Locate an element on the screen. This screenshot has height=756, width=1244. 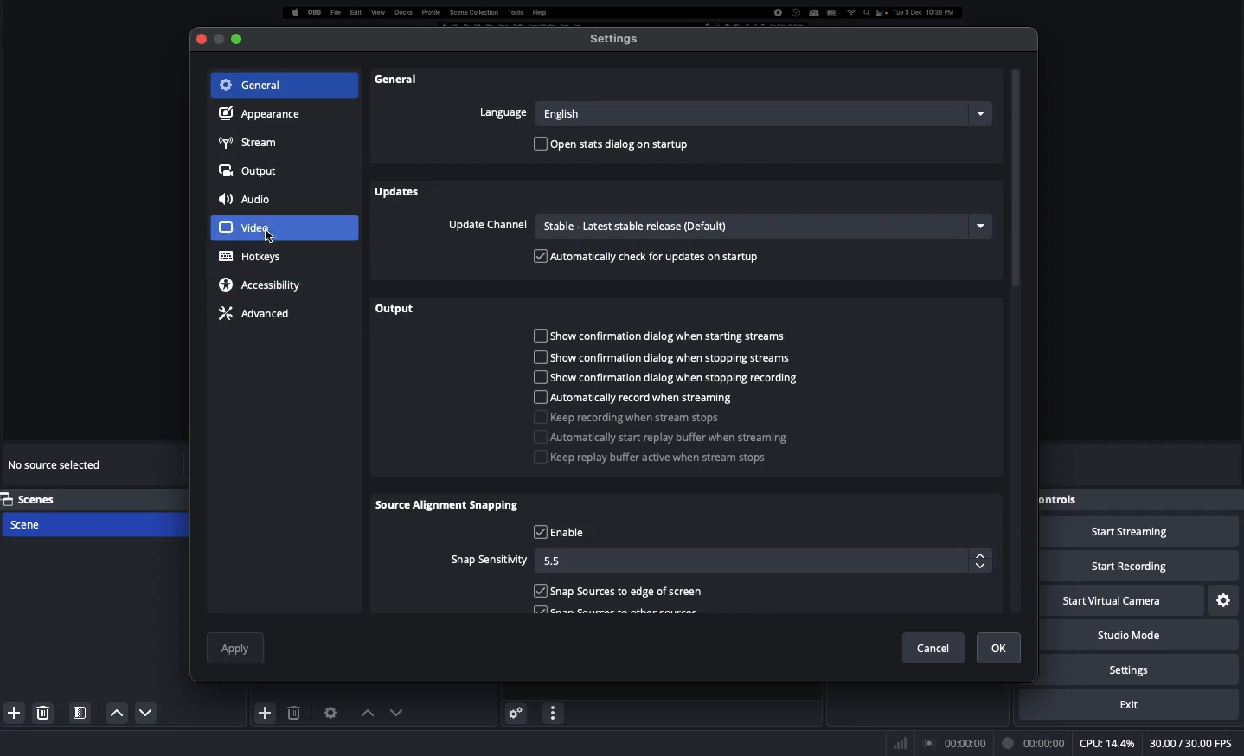
Show confirmation dialog when stopping streams is located at coordinates (673, 357).